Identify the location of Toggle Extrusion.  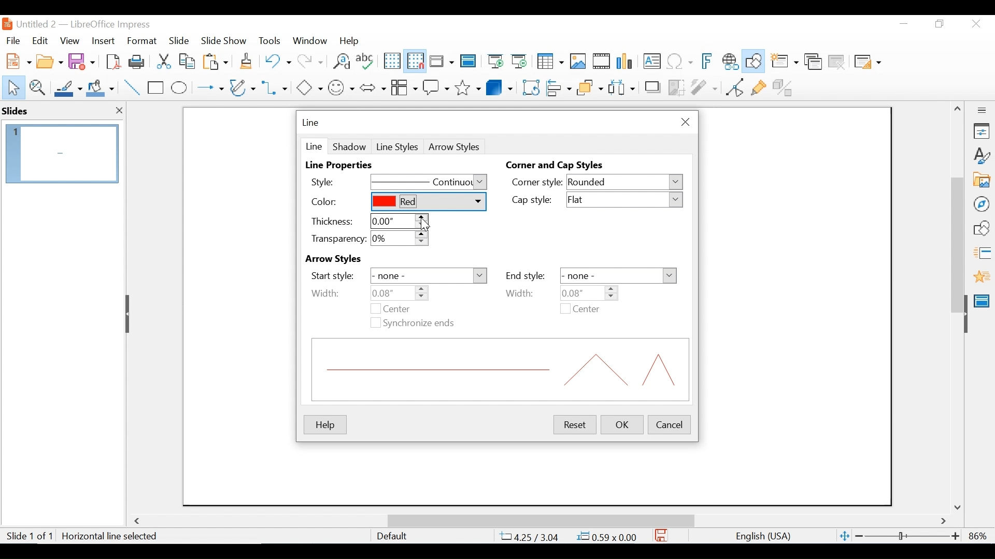
(785, 86).